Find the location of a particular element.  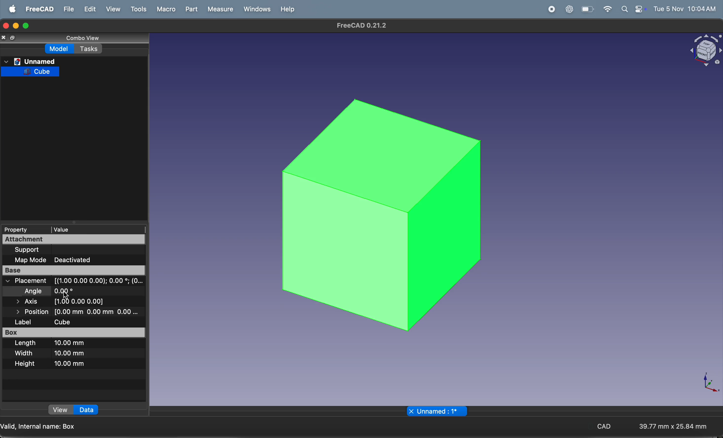

closing is located at coordinates (7, 26).